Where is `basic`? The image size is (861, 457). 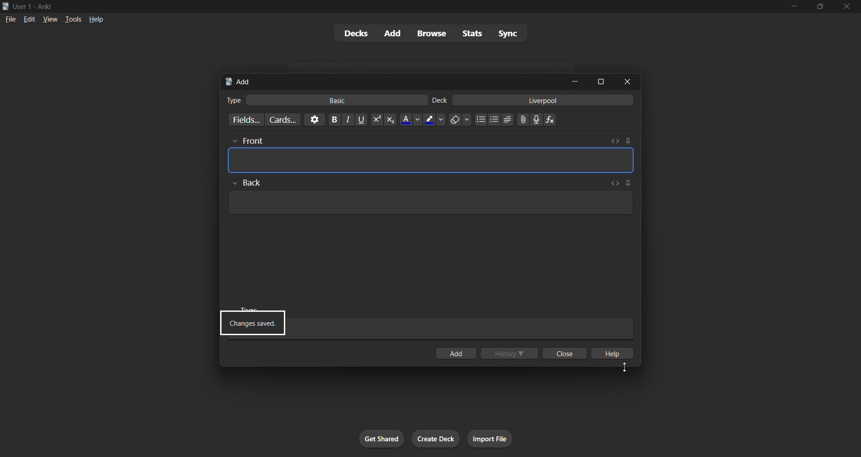
basic is located at coordinates (335, 100).